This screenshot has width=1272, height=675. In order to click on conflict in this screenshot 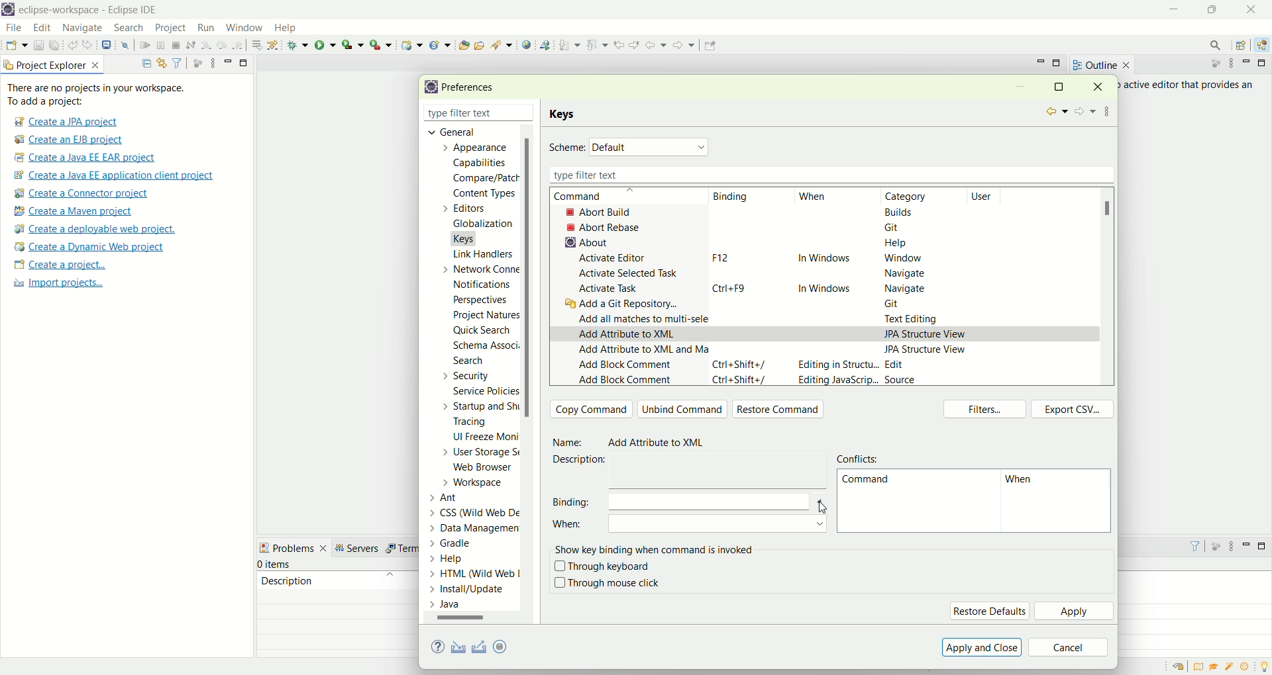, I will do `click(861, 457)`.